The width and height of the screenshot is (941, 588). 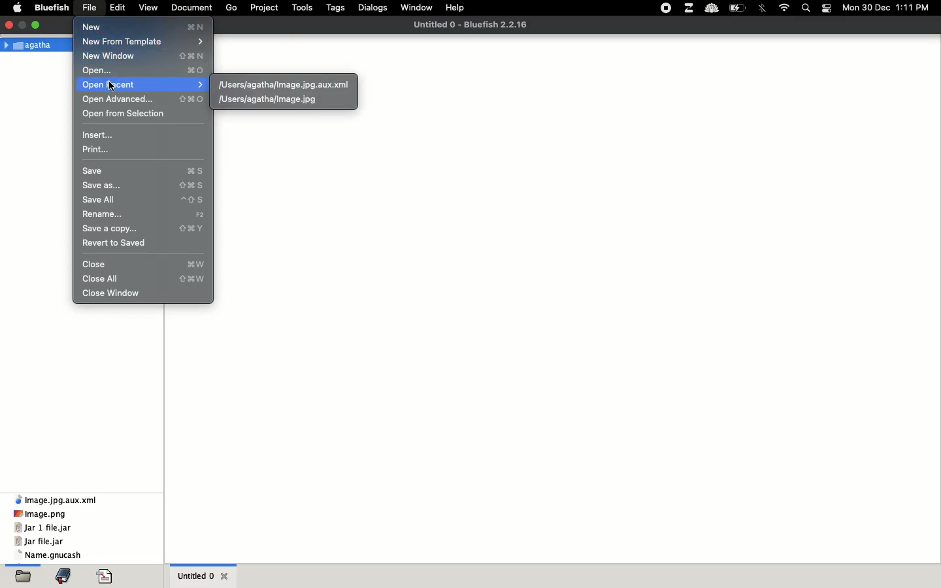 I want to click on save a copy...    command Y, so click(x=144, y=228).